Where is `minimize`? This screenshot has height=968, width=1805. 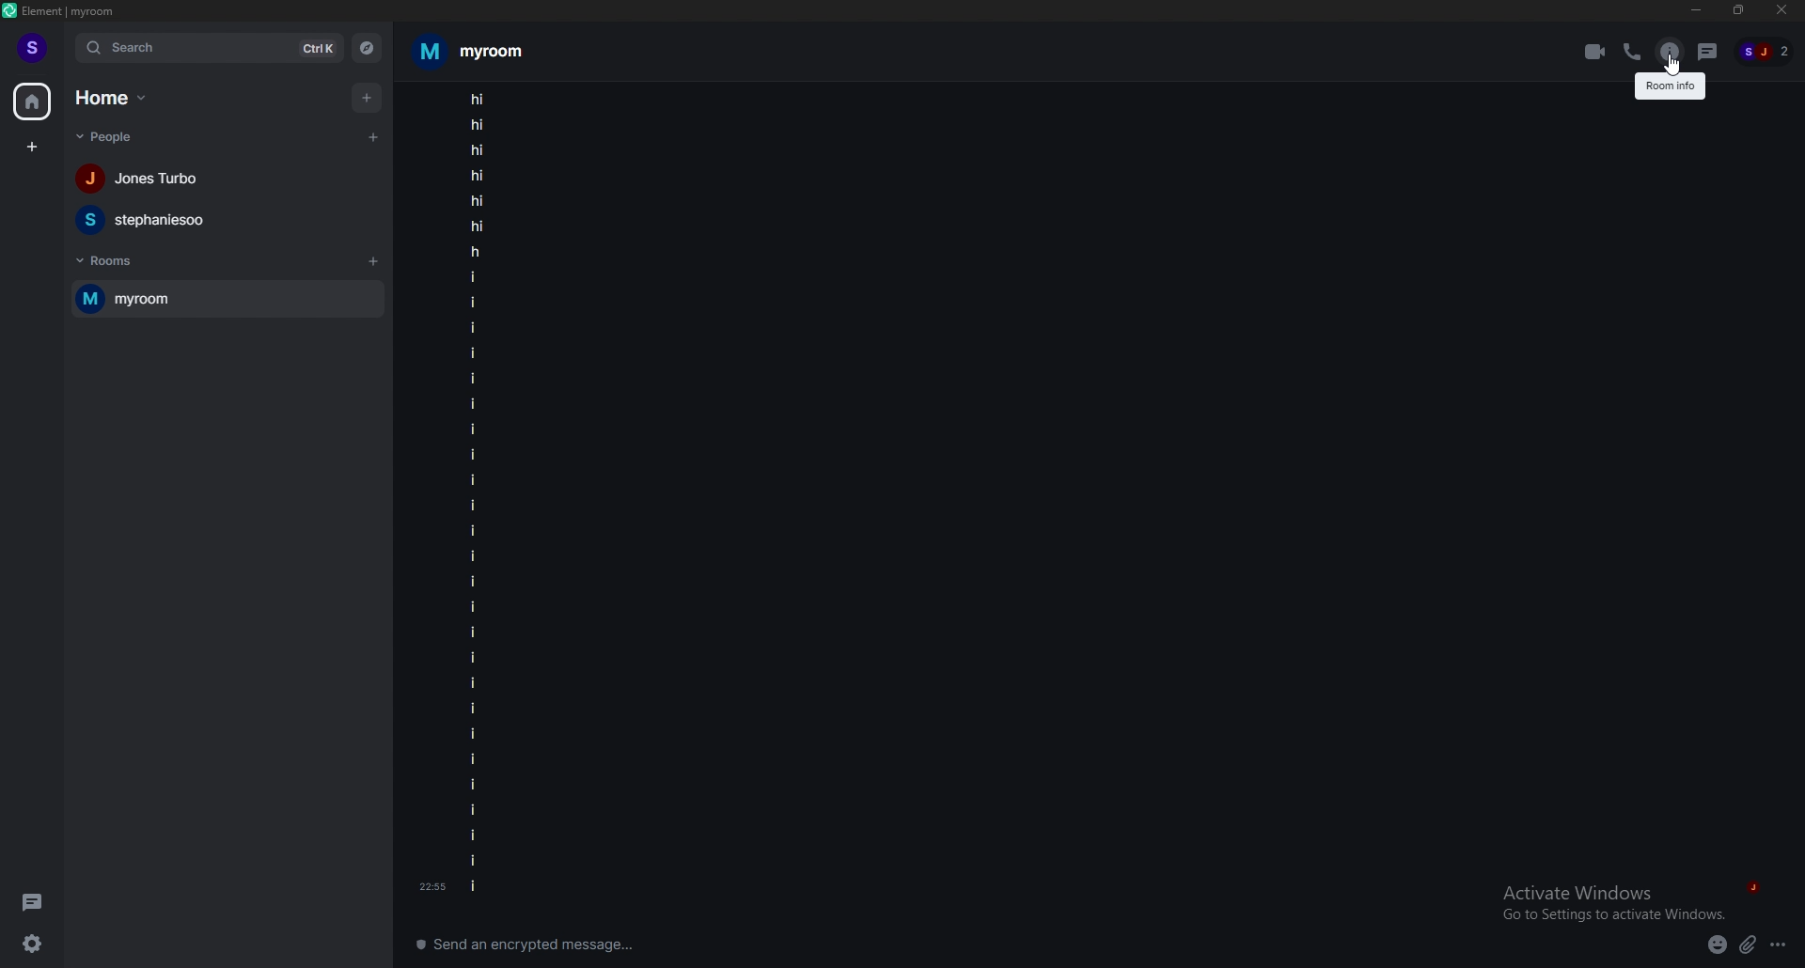 minimize is located at coordinates (1696, 9).